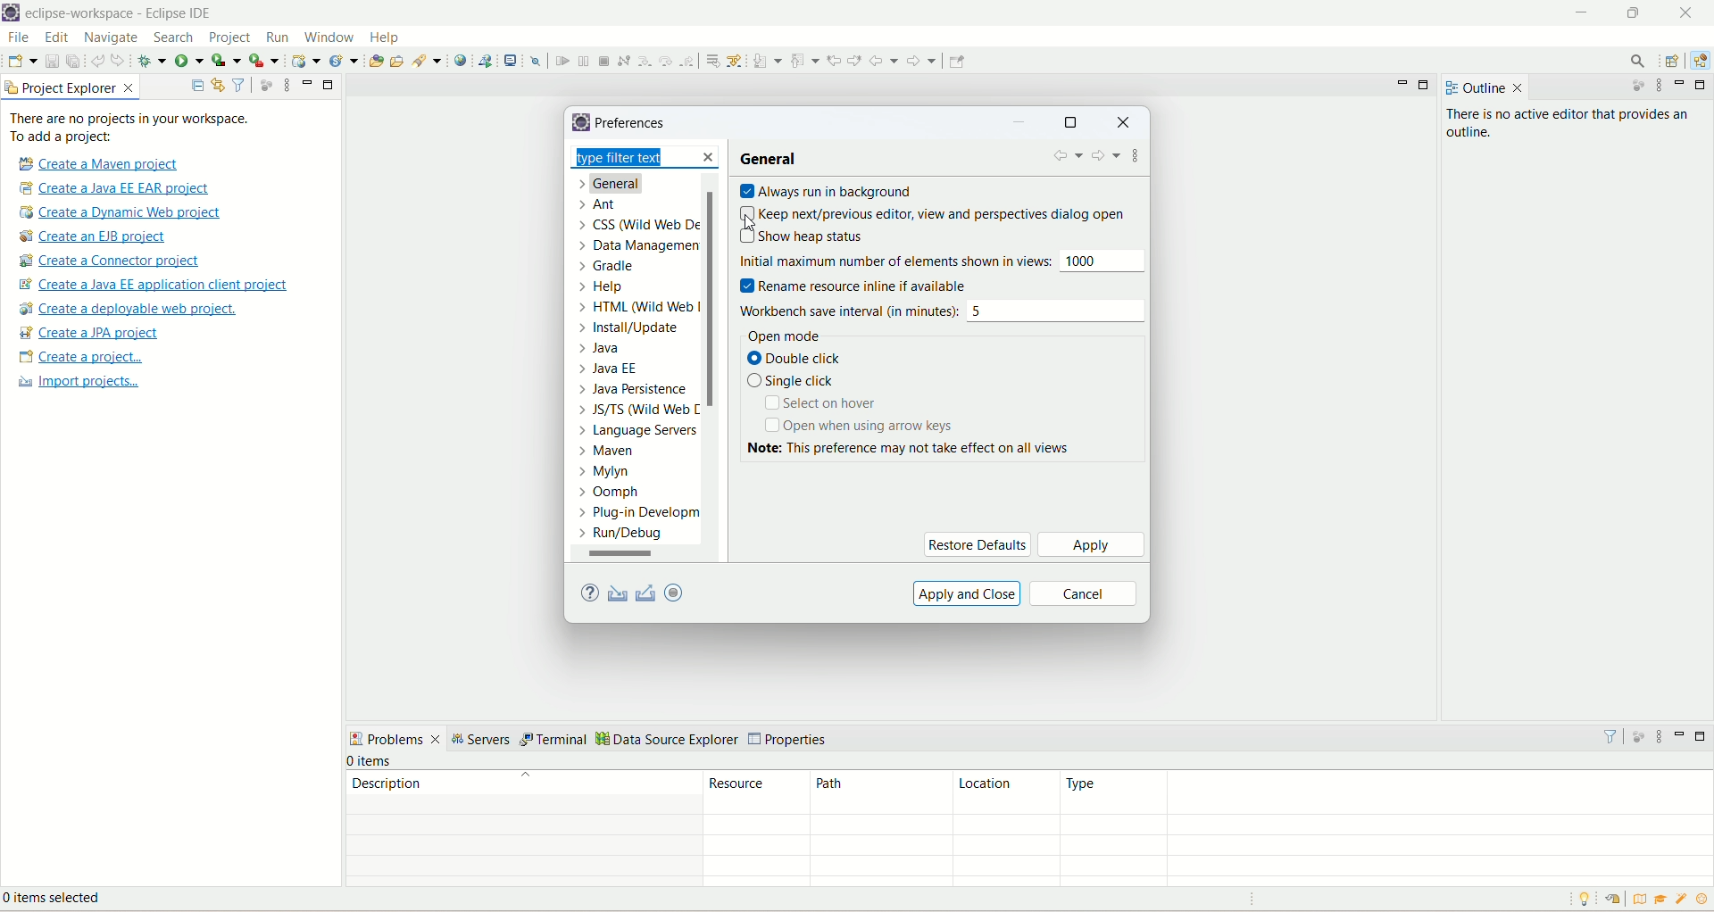  Describe the element at coordinates (1427, 86) in the screenshot. I see `maximize` at that location.